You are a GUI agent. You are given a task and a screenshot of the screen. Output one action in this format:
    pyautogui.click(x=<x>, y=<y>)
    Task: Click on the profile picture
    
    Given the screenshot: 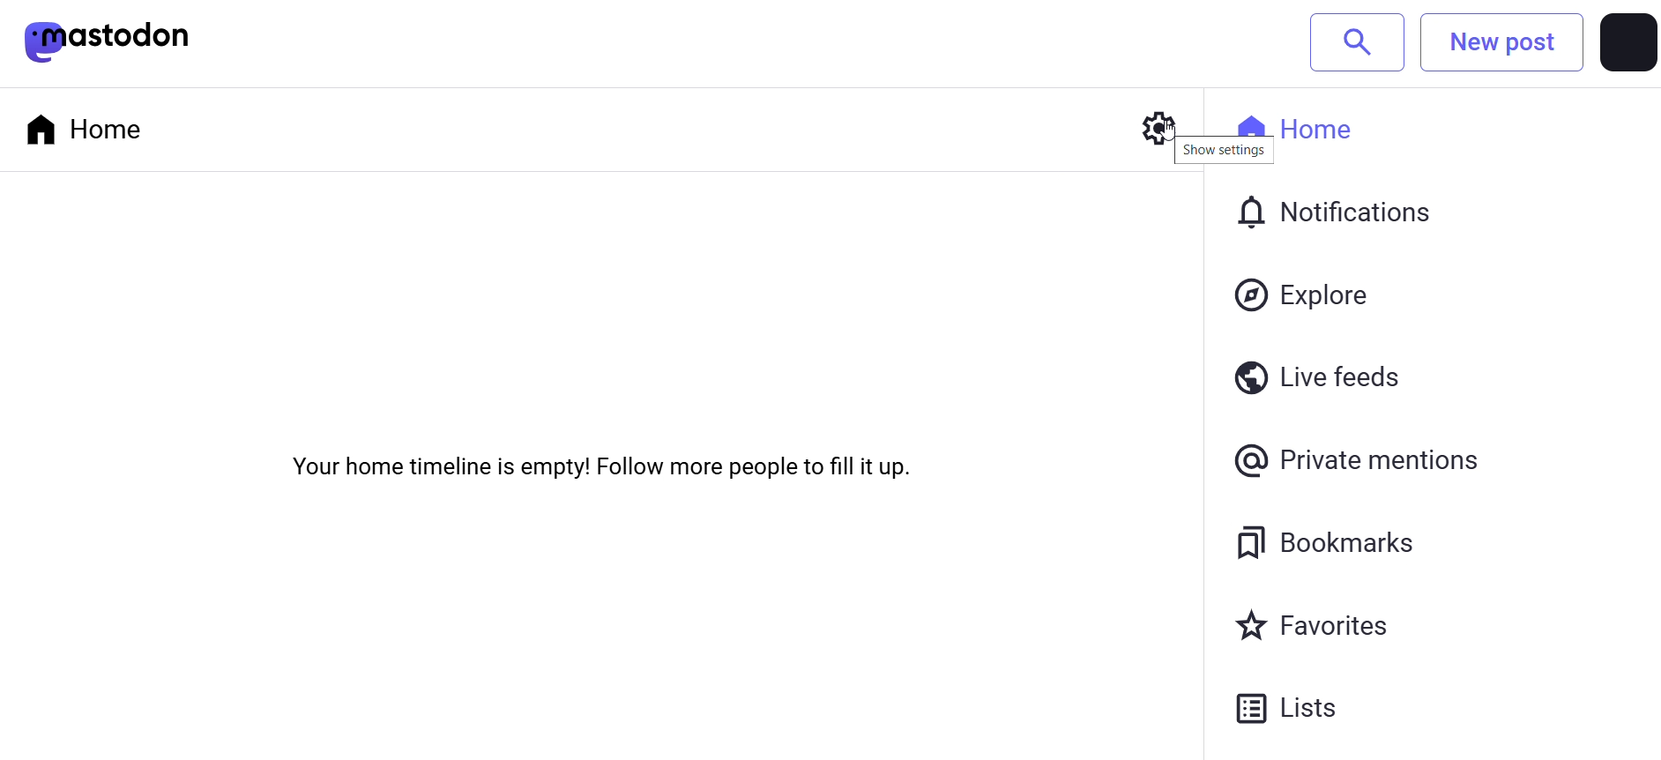 What is the action you would take?
    pyautogui.click(x=1627, y=45)
    